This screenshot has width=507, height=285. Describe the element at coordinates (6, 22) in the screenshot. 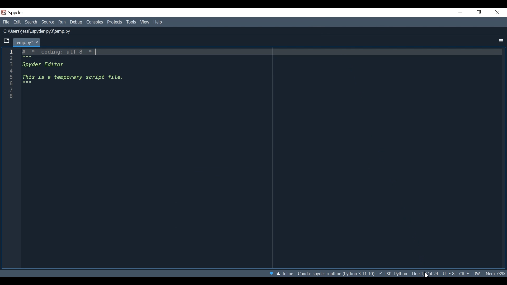

I see `File` at that location.